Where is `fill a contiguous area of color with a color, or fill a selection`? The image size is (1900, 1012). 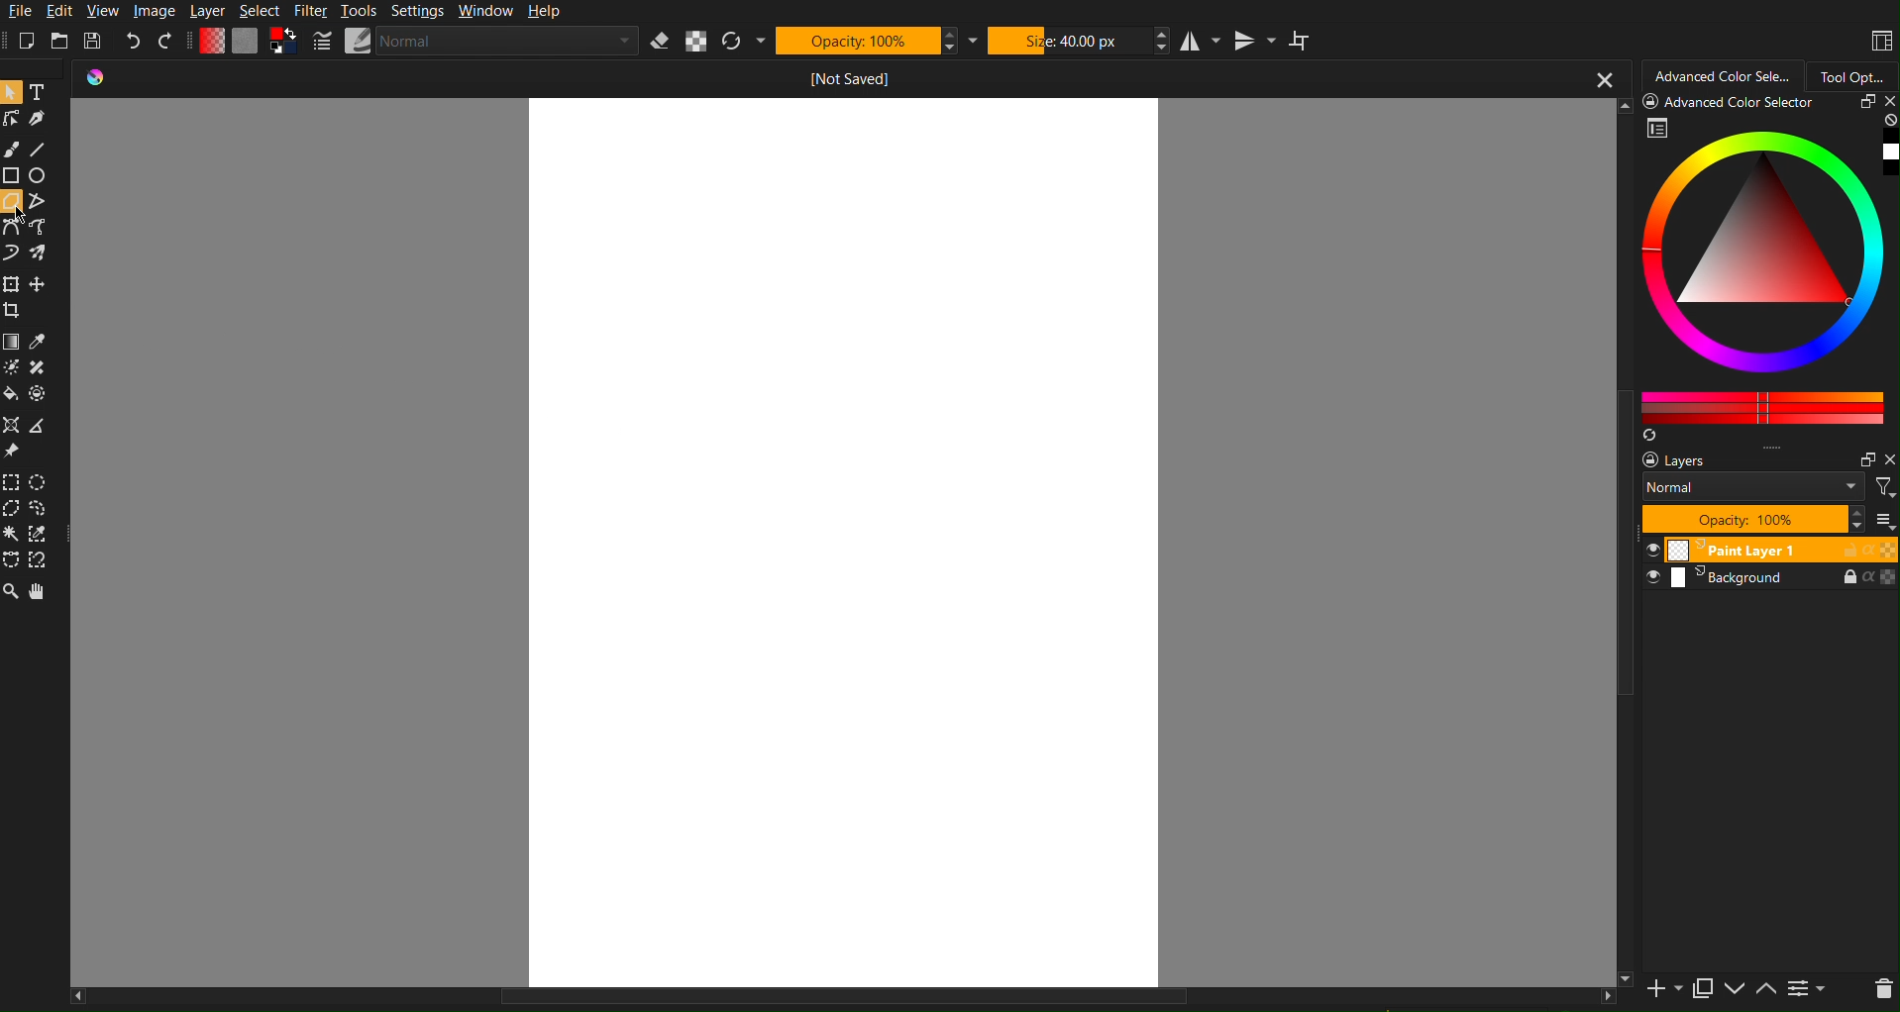 fill a contiguous area of color with a color, or fill a selection is located at coordinates (12, 395).